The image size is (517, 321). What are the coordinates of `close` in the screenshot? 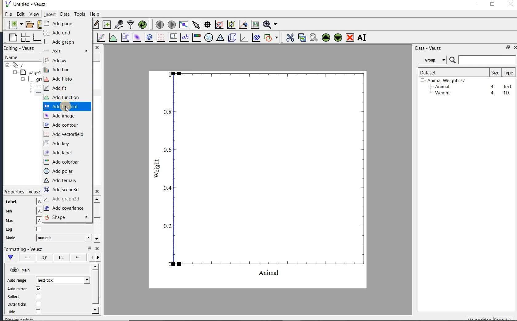 It's located at (511, 5).